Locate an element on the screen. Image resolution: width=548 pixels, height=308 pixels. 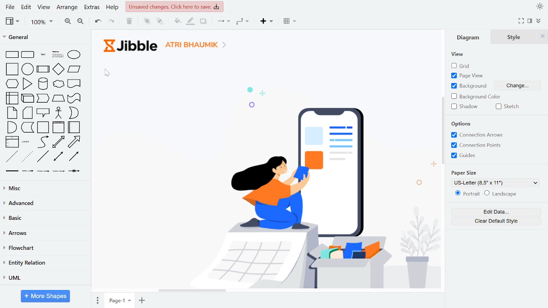
general shapes is located at coordinates (43, 127).